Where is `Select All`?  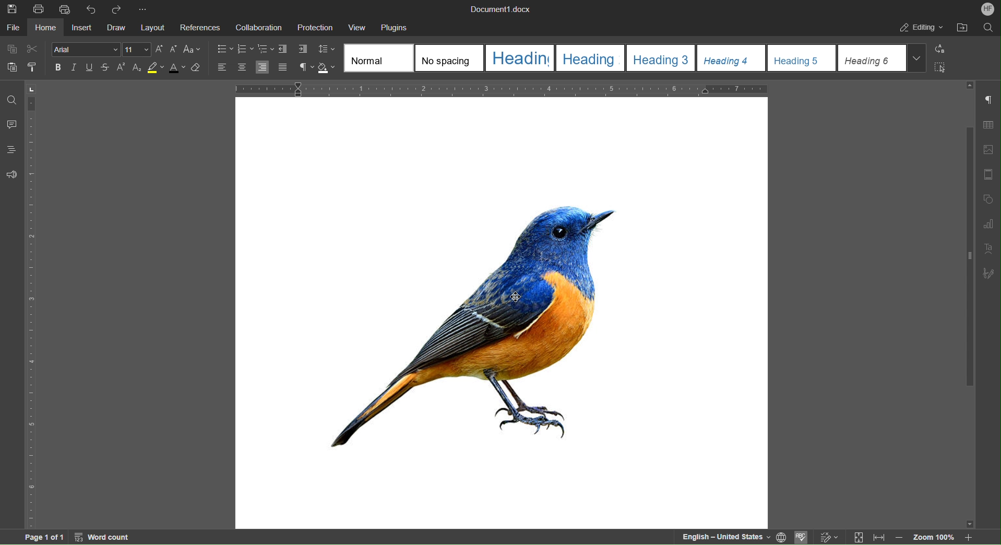
Select All is located at coordinates (939, 68).